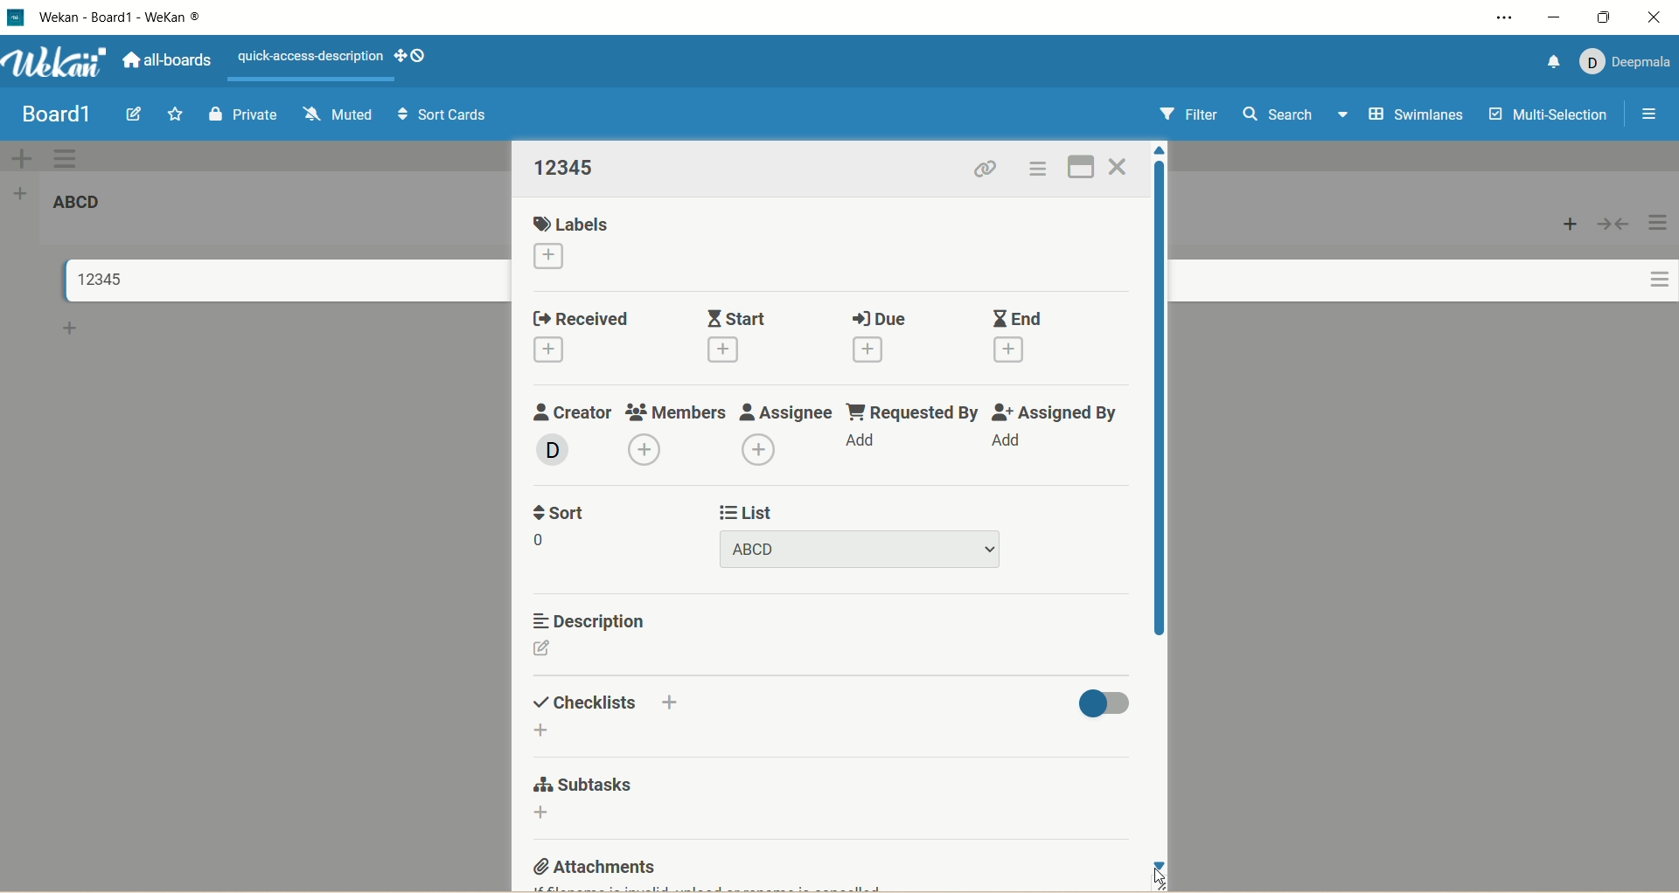 The image size is (1679, 893). What do you see at coordinates (673, 702) in the screenshot?
I see `add` at bounding box center [673, 702].